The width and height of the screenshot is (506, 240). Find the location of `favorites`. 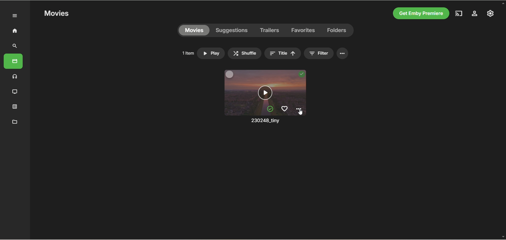

favorites is located at coordinates (303, 30).